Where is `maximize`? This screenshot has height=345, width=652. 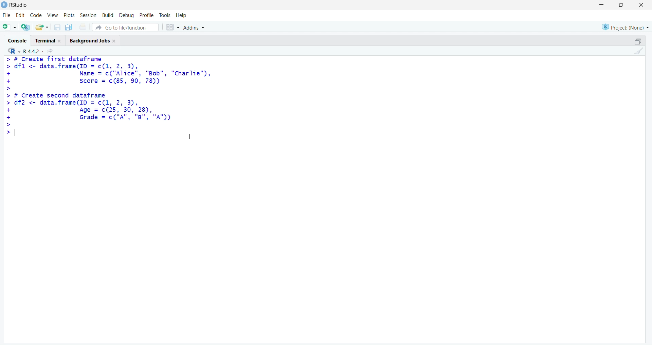 maximize is located at coordinates (638, 40).